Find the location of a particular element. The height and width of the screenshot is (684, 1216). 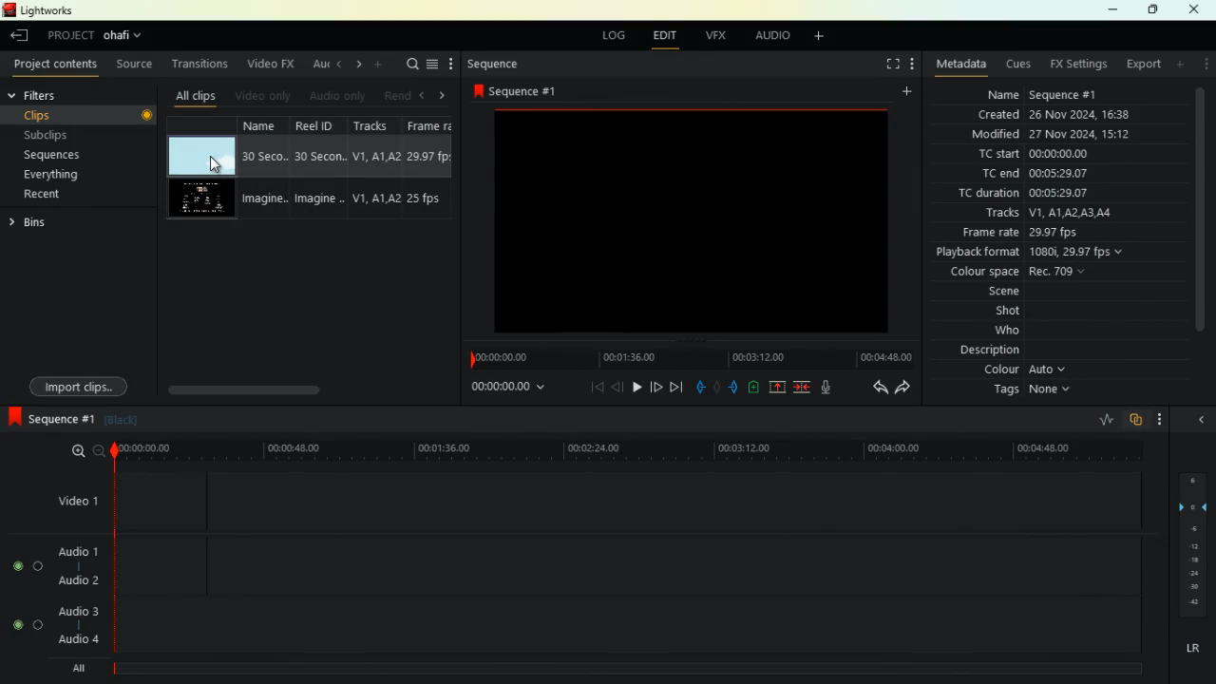

tracks is located at coordinates (1043, 215).